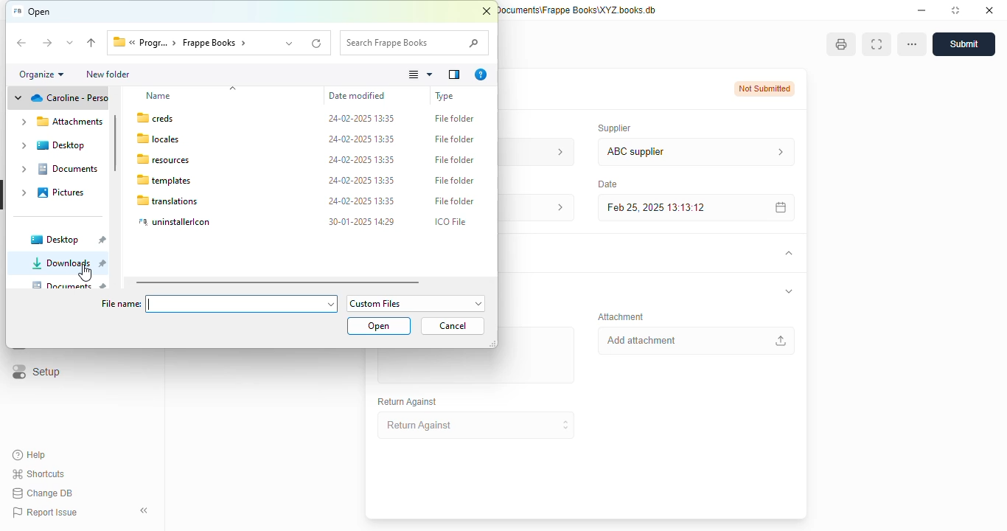 Image resolution: width=1007 pixels, height=531 pixels. Describe the element at coordinates (52, 192) in the screenshot. I see `pictures ` at that location.